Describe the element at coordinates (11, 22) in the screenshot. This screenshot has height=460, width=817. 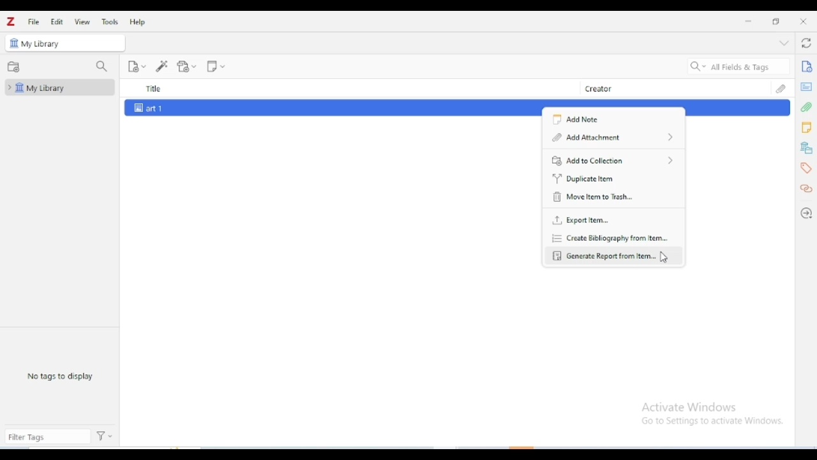
I see `logo` at that location.